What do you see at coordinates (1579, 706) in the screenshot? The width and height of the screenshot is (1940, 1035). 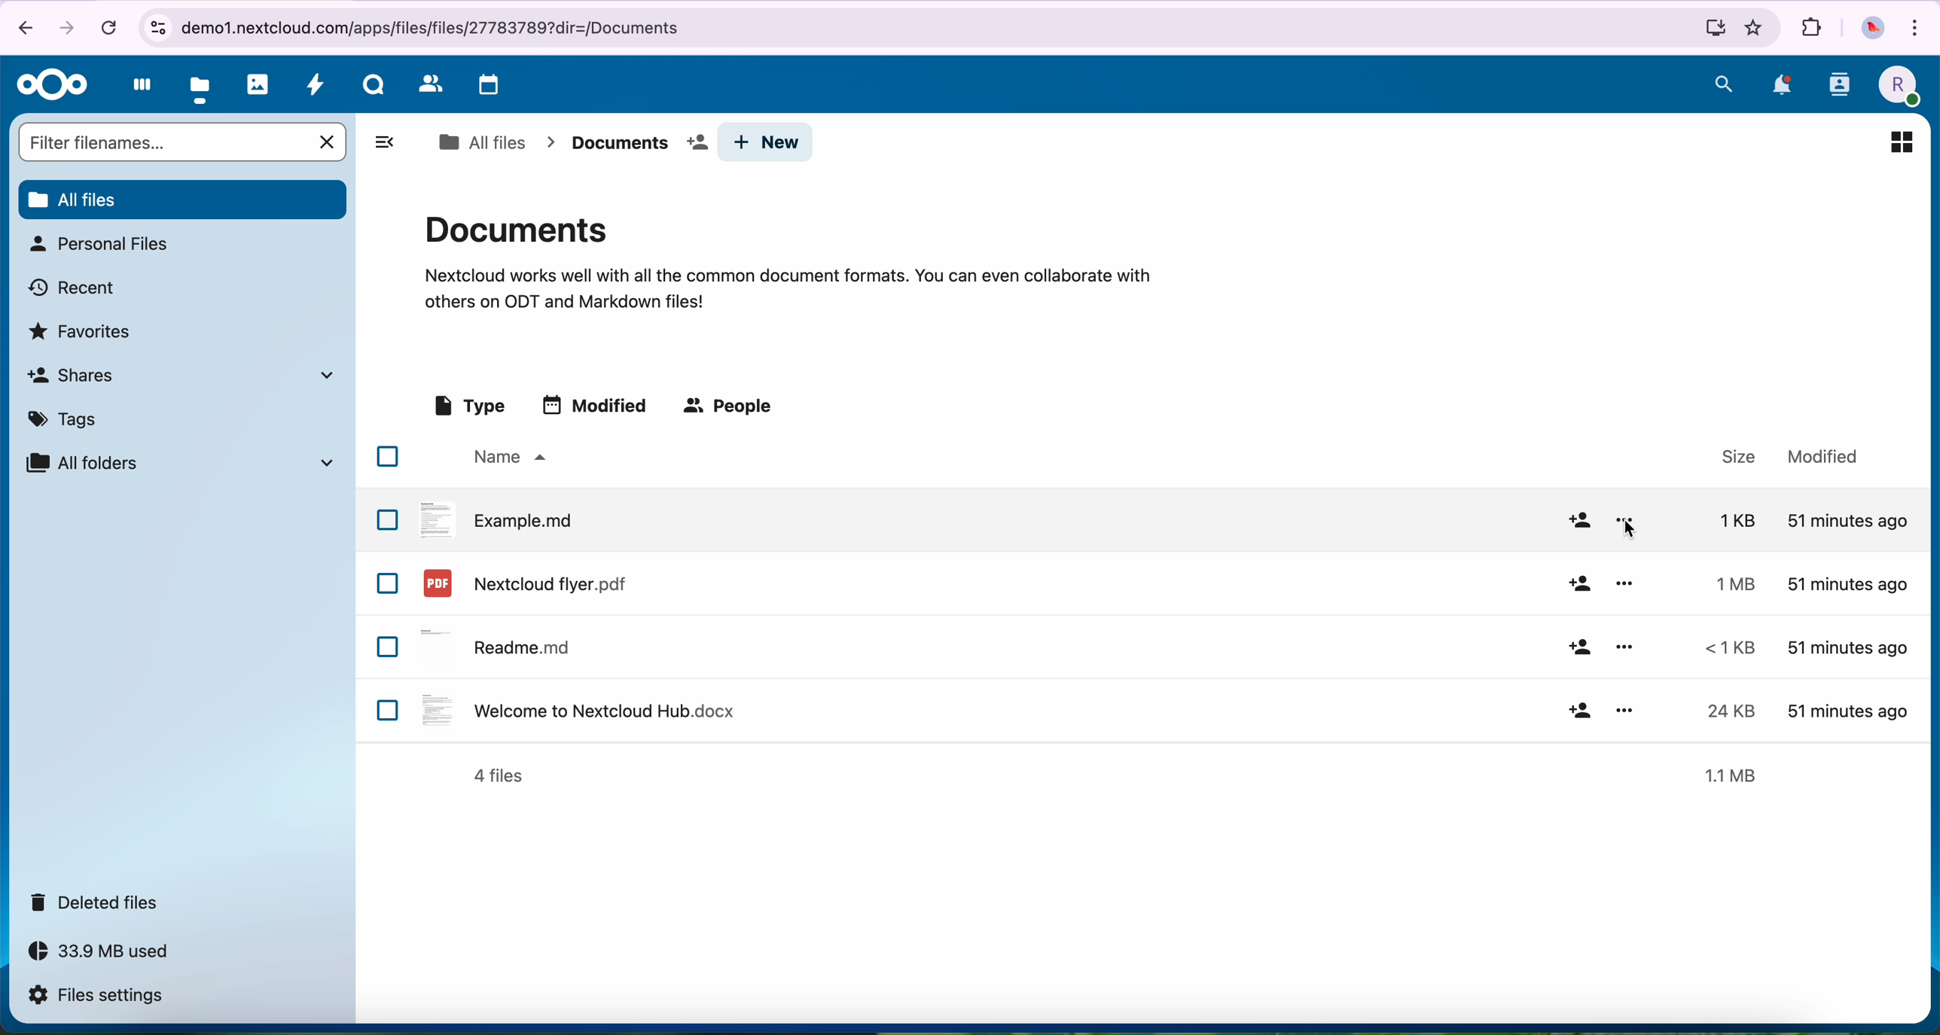 I see `add` at bounding box center [1579, 706].